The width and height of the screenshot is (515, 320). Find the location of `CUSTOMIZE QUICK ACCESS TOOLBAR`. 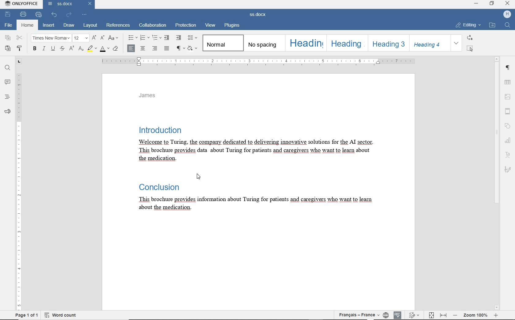

CUSTOMIZE QUICK ACCESS TOOLBAR is located at coordinates (84, 15).